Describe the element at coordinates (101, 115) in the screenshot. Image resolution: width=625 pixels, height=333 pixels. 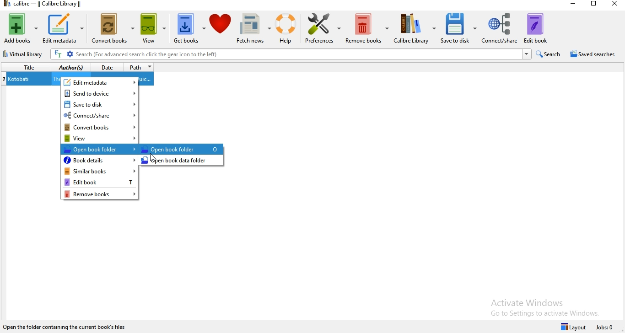
I see `connect/share` at that location.